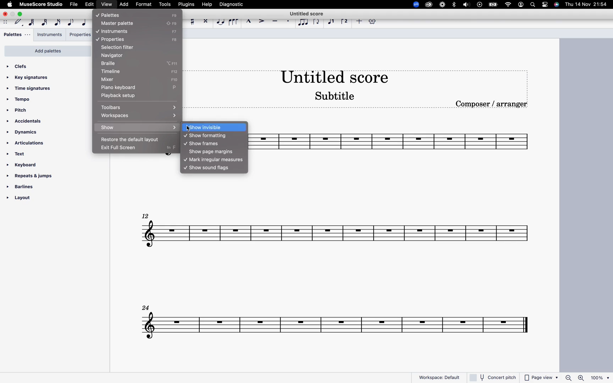  I want to click on score, so click(396, 142).